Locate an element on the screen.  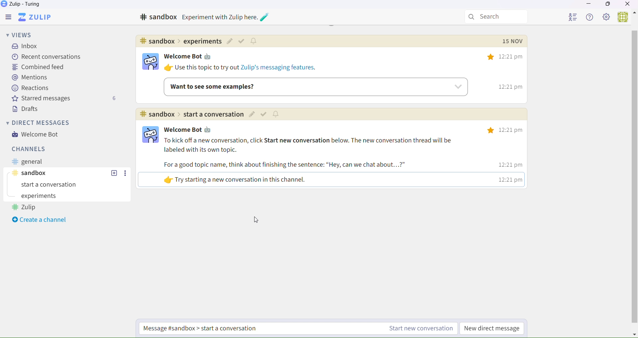
 is located at coordinates (512, 41).